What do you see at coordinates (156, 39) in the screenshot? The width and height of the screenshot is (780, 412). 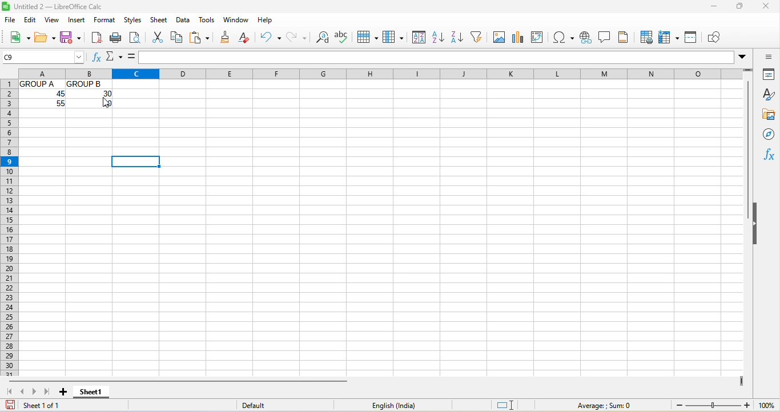 I see `cut` at bounding box center [156, 39].